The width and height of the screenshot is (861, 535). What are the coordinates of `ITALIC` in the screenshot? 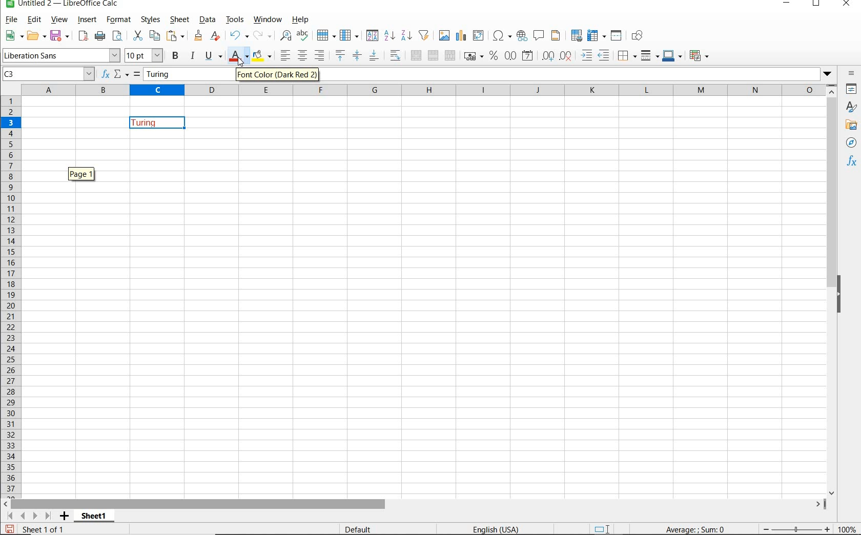 It's located at (192, 55).